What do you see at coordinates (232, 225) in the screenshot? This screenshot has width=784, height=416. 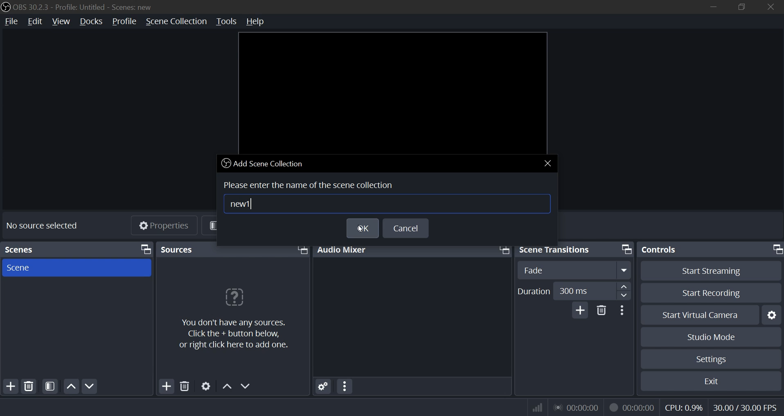 I see `filters` at bounding box center [232, 225].